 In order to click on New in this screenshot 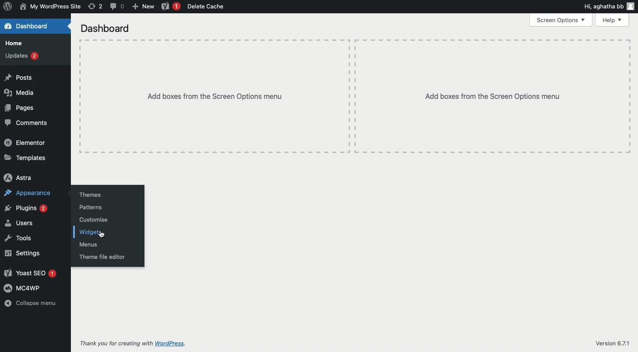, I will do `click(144, 7)`.